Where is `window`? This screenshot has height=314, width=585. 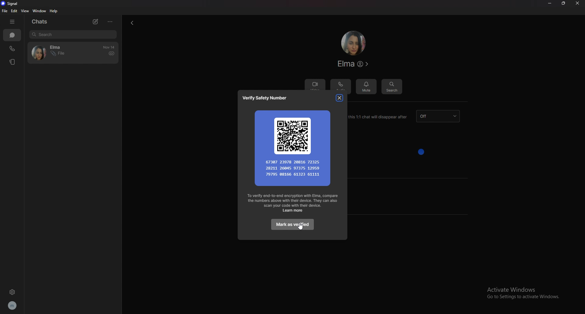
window is located at coordinates (40, 11).